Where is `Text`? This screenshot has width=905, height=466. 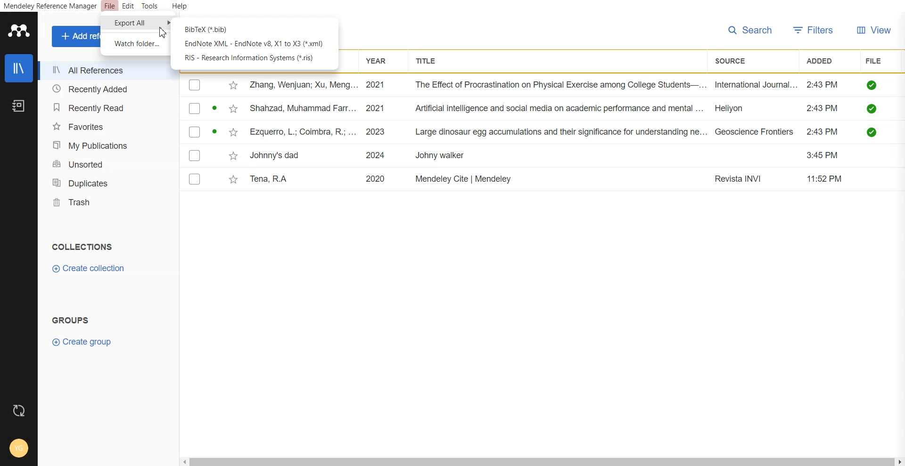 Text is located at coordinates (72, 319).